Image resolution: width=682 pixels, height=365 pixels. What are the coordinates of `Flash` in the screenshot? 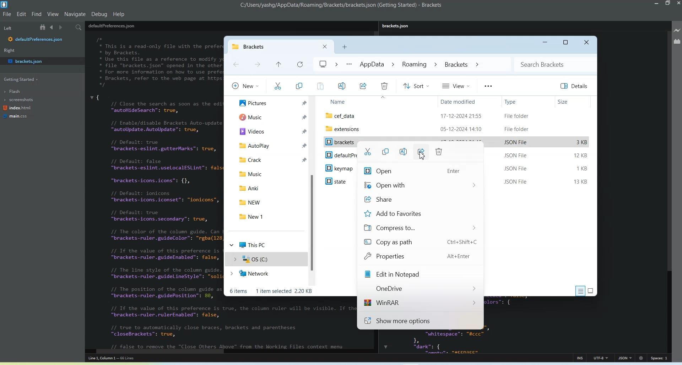 It's located at (17, 91).